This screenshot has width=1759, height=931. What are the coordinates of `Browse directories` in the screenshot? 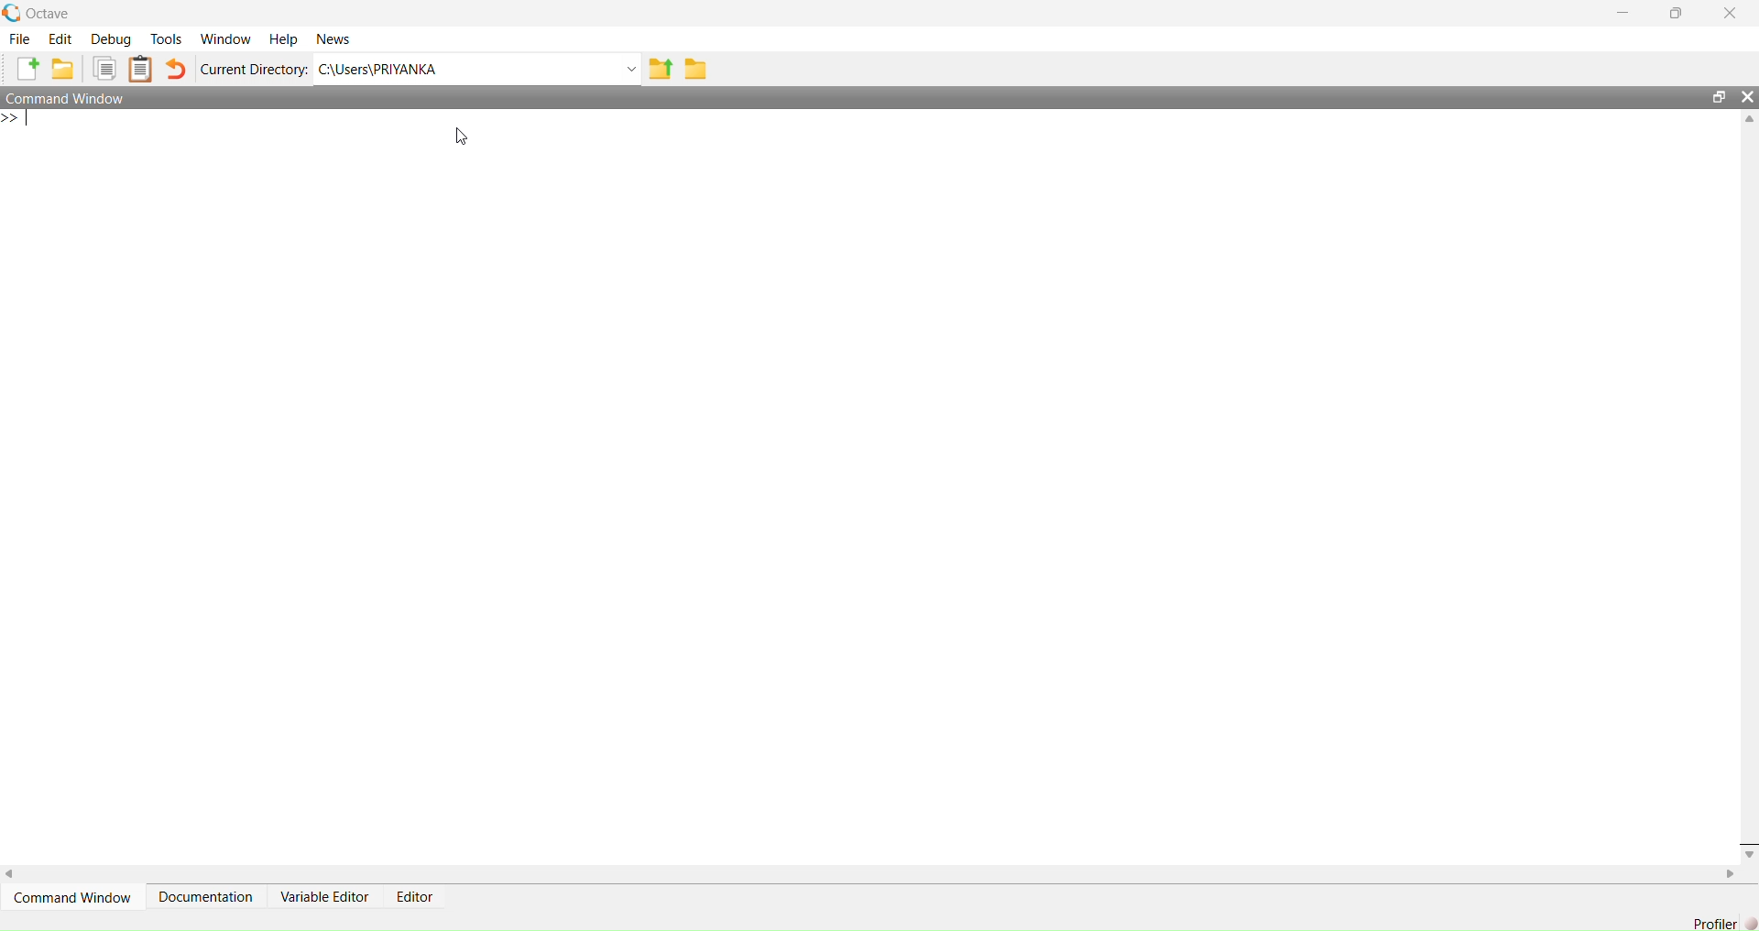 It's located at (694, 69).